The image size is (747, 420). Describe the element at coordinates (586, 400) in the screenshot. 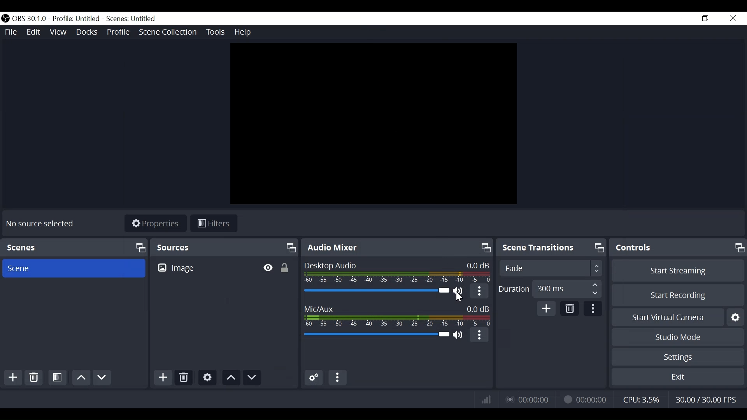

I see `Recording Status` at that location.